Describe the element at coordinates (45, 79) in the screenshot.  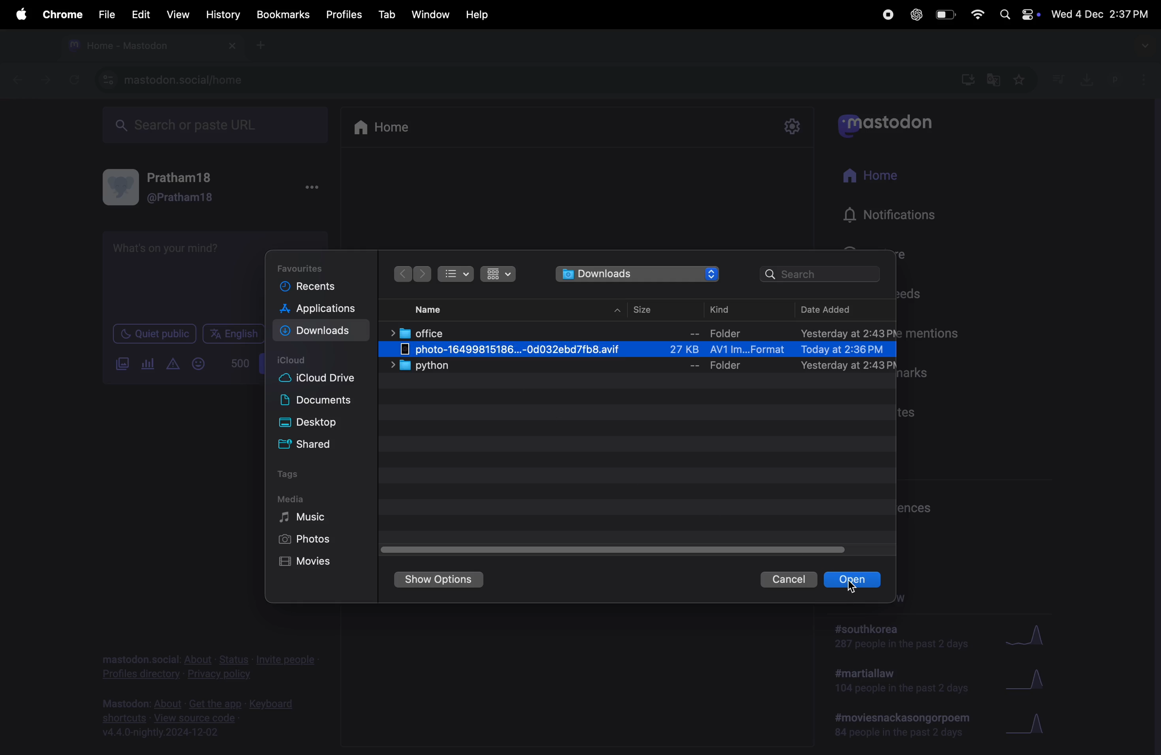
I see `forward` at that location.